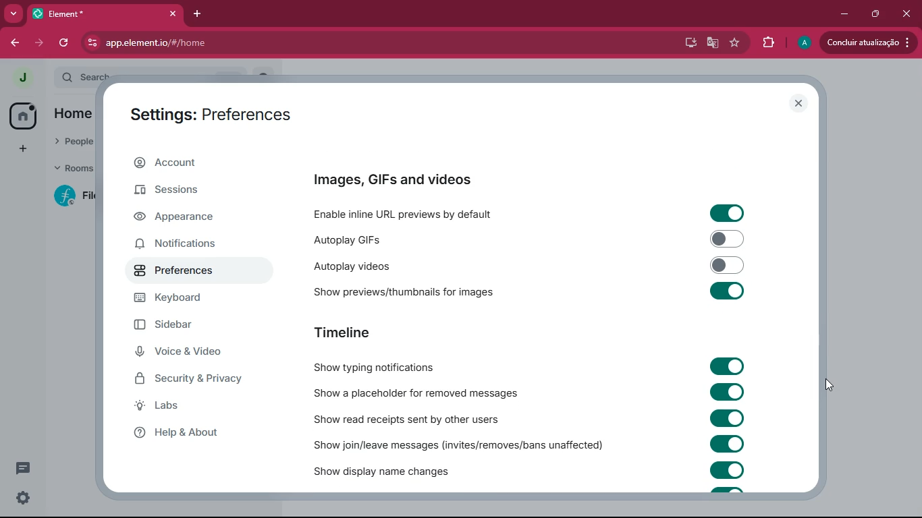 Image resolution: width=922 pixels, height=518 pixels. What do you see at coordinates (23, 150) in the screenshot?
I see `add` at bounding box center [23, 150].